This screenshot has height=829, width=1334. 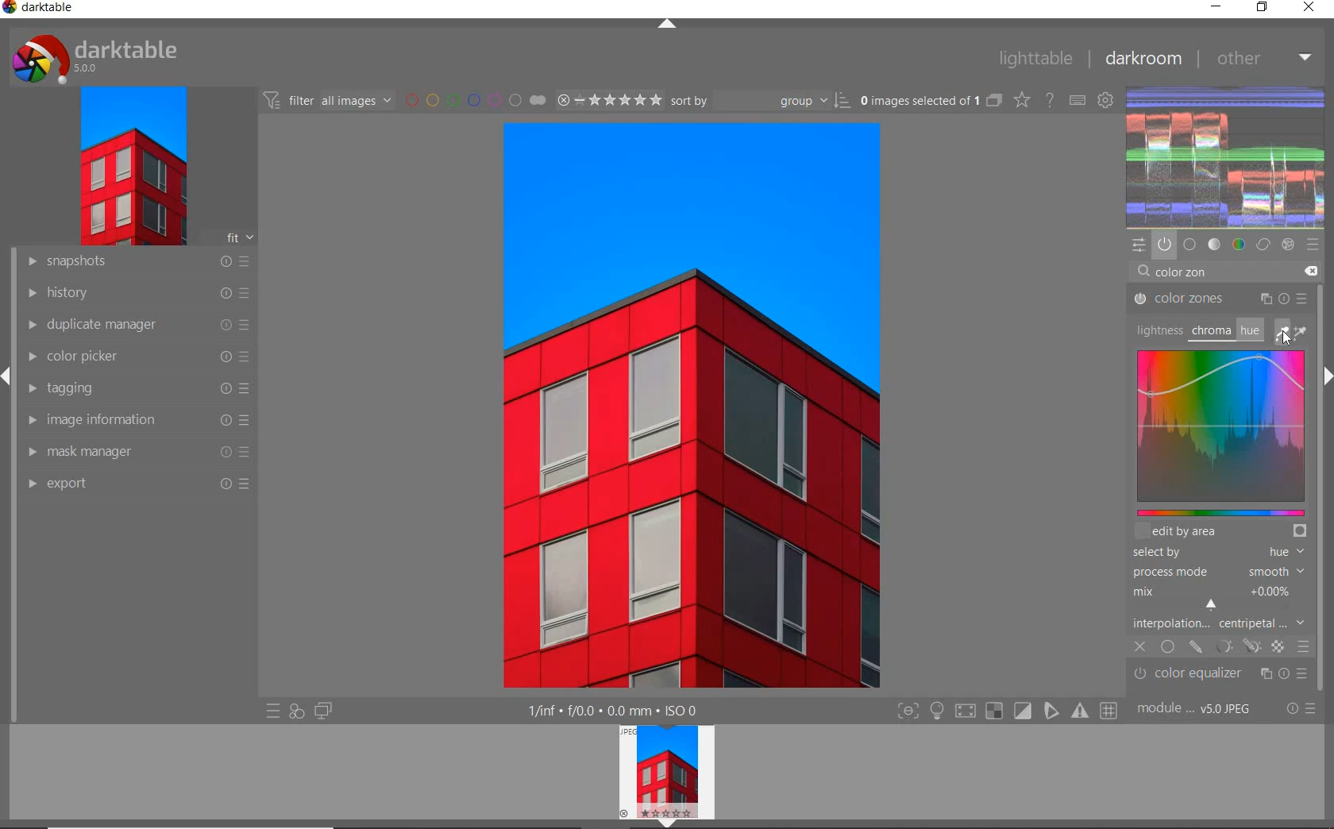 I want to click on focus, so click(x=907, y=711).